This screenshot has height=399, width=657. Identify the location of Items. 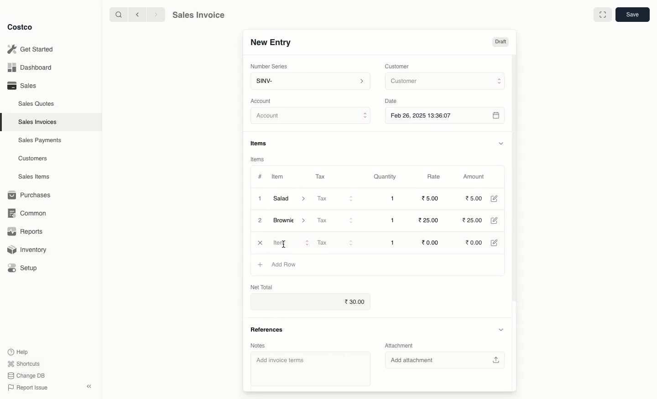
(258, 159).